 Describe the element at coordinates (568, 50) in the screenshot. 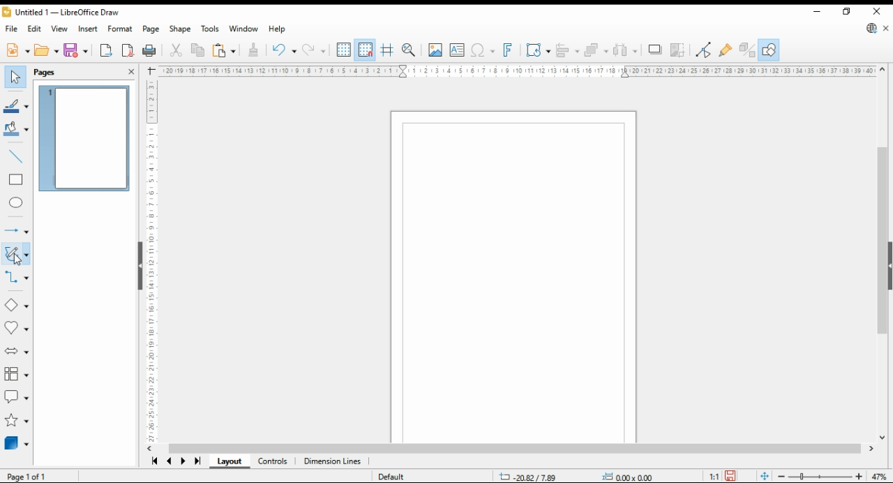

I see `align objects` at that location.